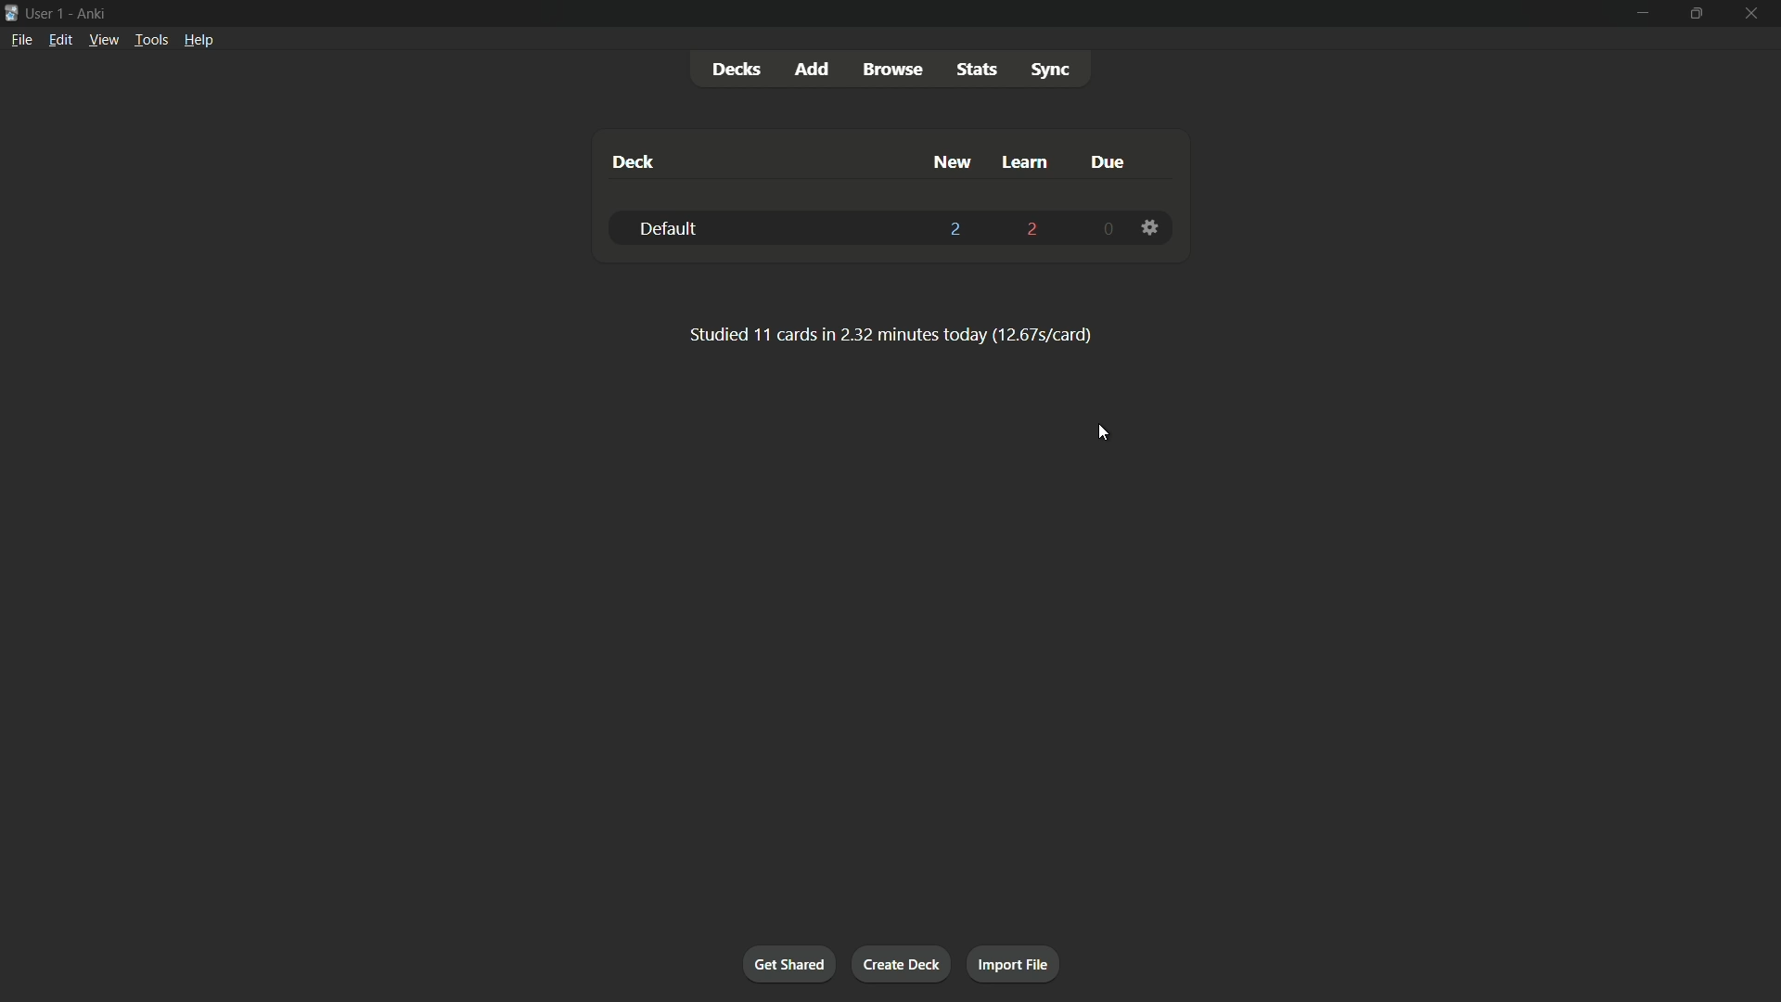  What do you see at coordinates (634, 161) in the screenshot?
I see `deck` at bounding box center [634, 161].